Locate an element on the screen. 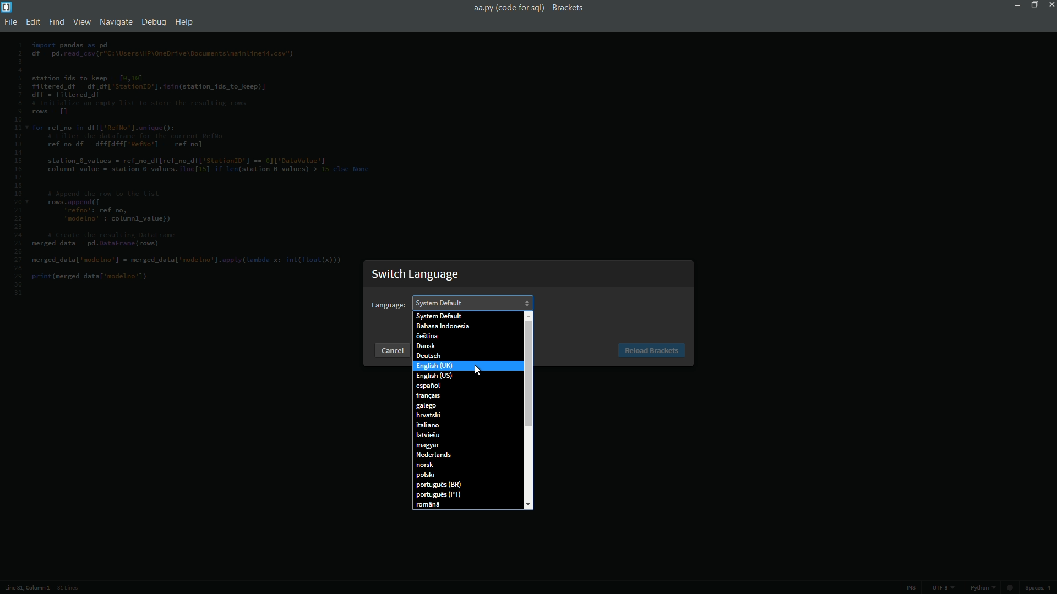 Image resolution: width=1057 pixels, height=594 pixels. language-17 is located at coordinates (438, 486).